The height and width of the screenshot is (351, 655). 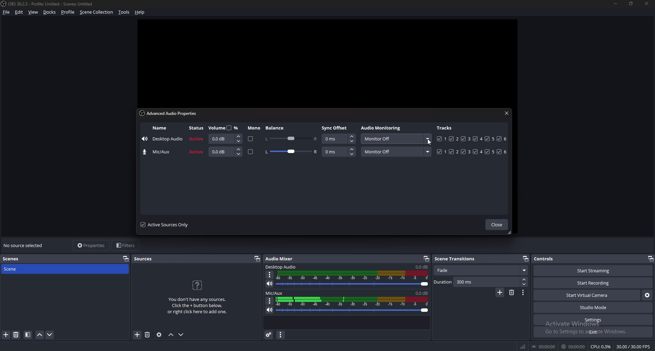 I want to click on close, so click(x=647, y=4).